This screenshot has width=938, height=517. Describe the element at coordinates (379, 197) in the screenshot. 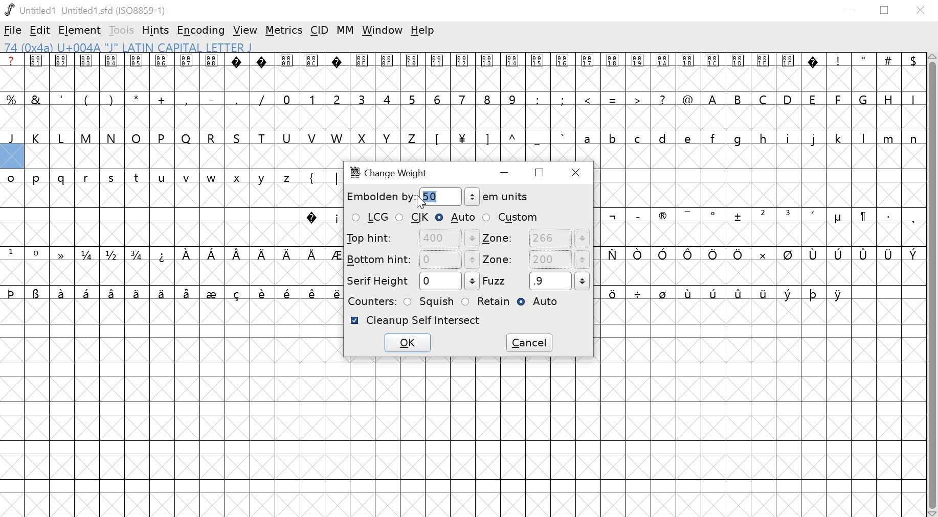

I see `embolden by` at that location.